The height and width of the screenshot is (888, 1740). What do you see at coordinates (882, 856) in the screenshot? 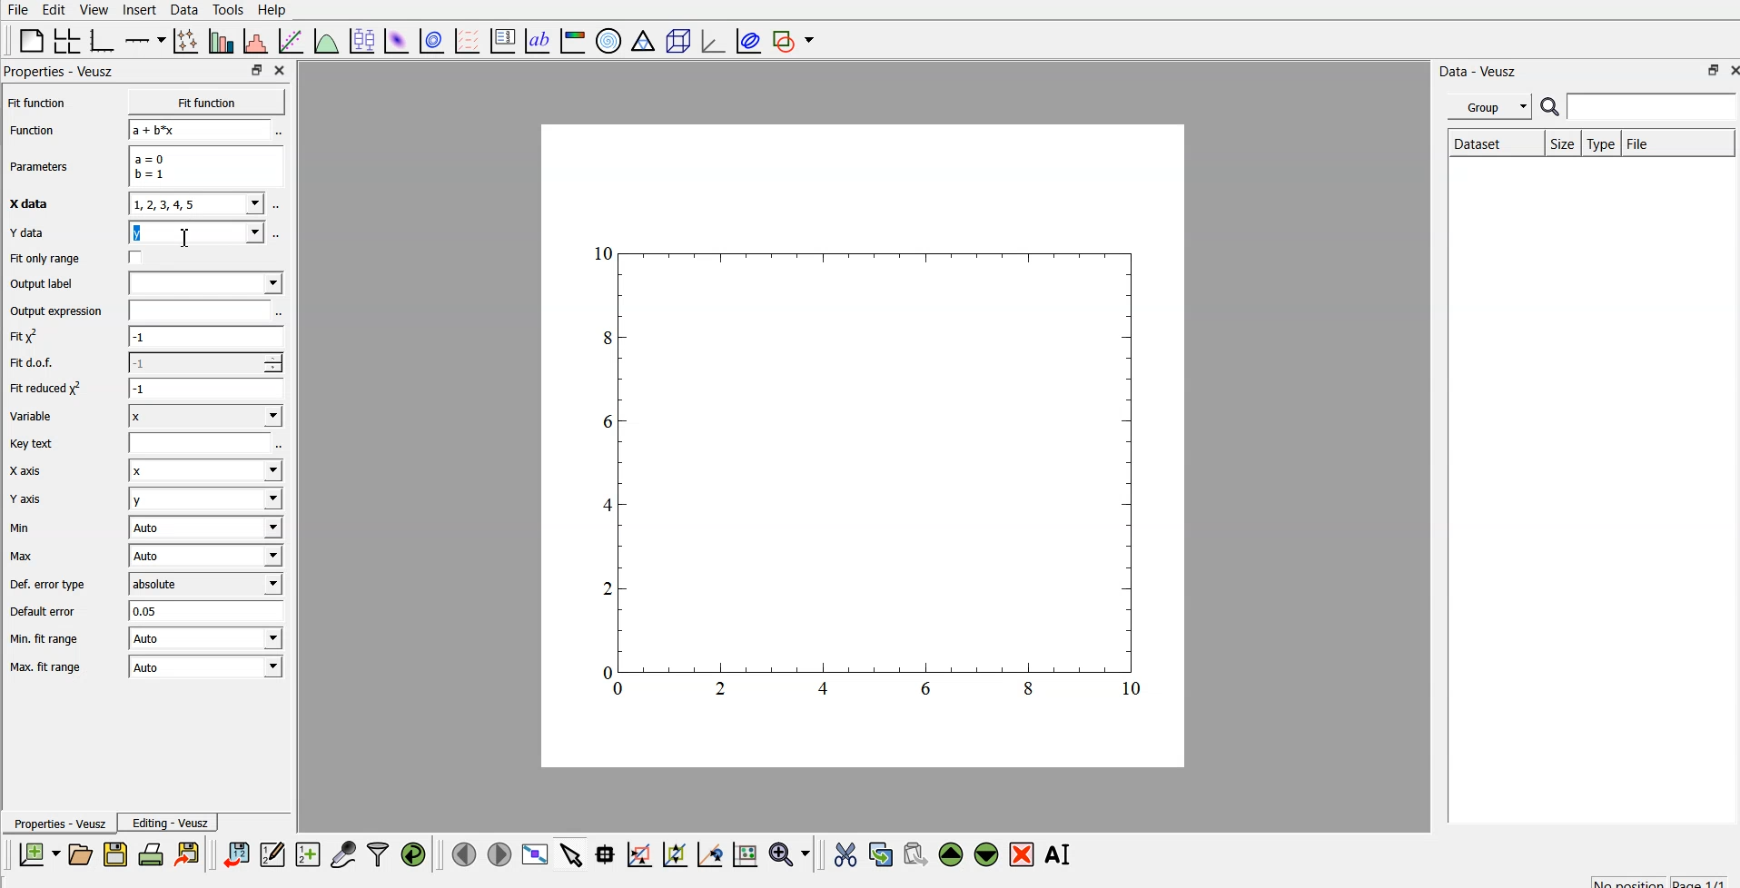
I see `copy the selected widget` at bounding box center [882, 856].